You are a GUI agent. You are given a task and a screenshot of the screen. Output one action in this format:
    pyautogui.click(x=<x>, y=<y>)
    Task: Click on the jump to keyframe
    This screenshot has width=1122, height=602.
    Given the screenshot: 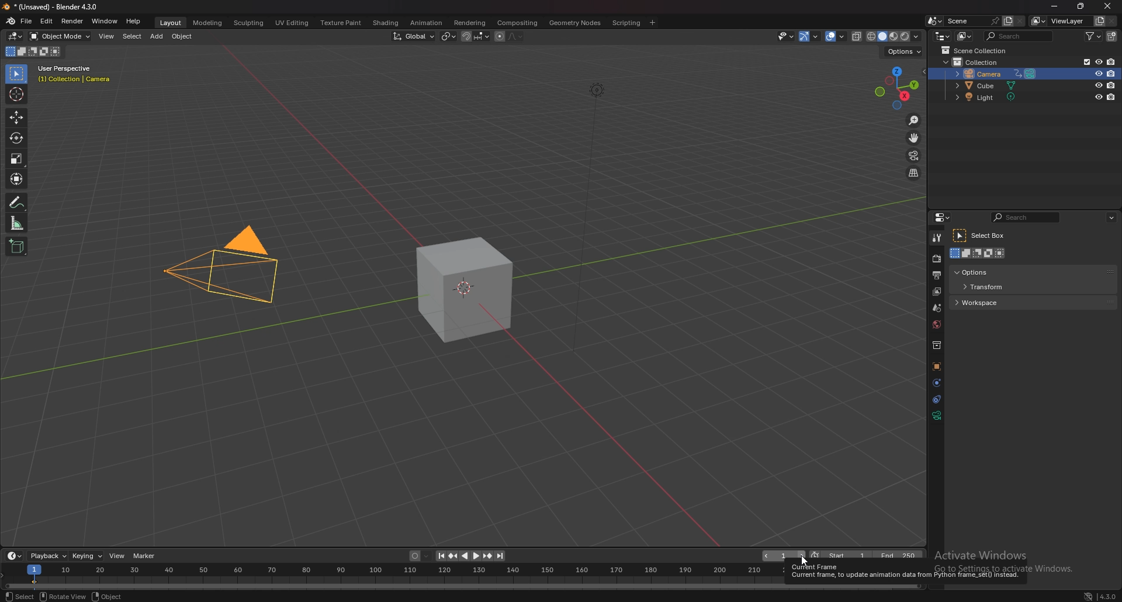 What is the action you would take?
    pyautogui.click(x=452, y=556)
    